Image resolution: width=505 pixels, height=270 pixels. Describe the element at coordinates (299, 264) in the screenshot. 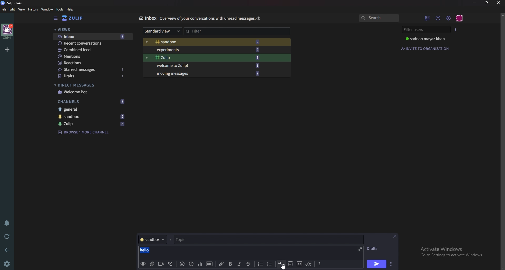

I see `Code` at that location.